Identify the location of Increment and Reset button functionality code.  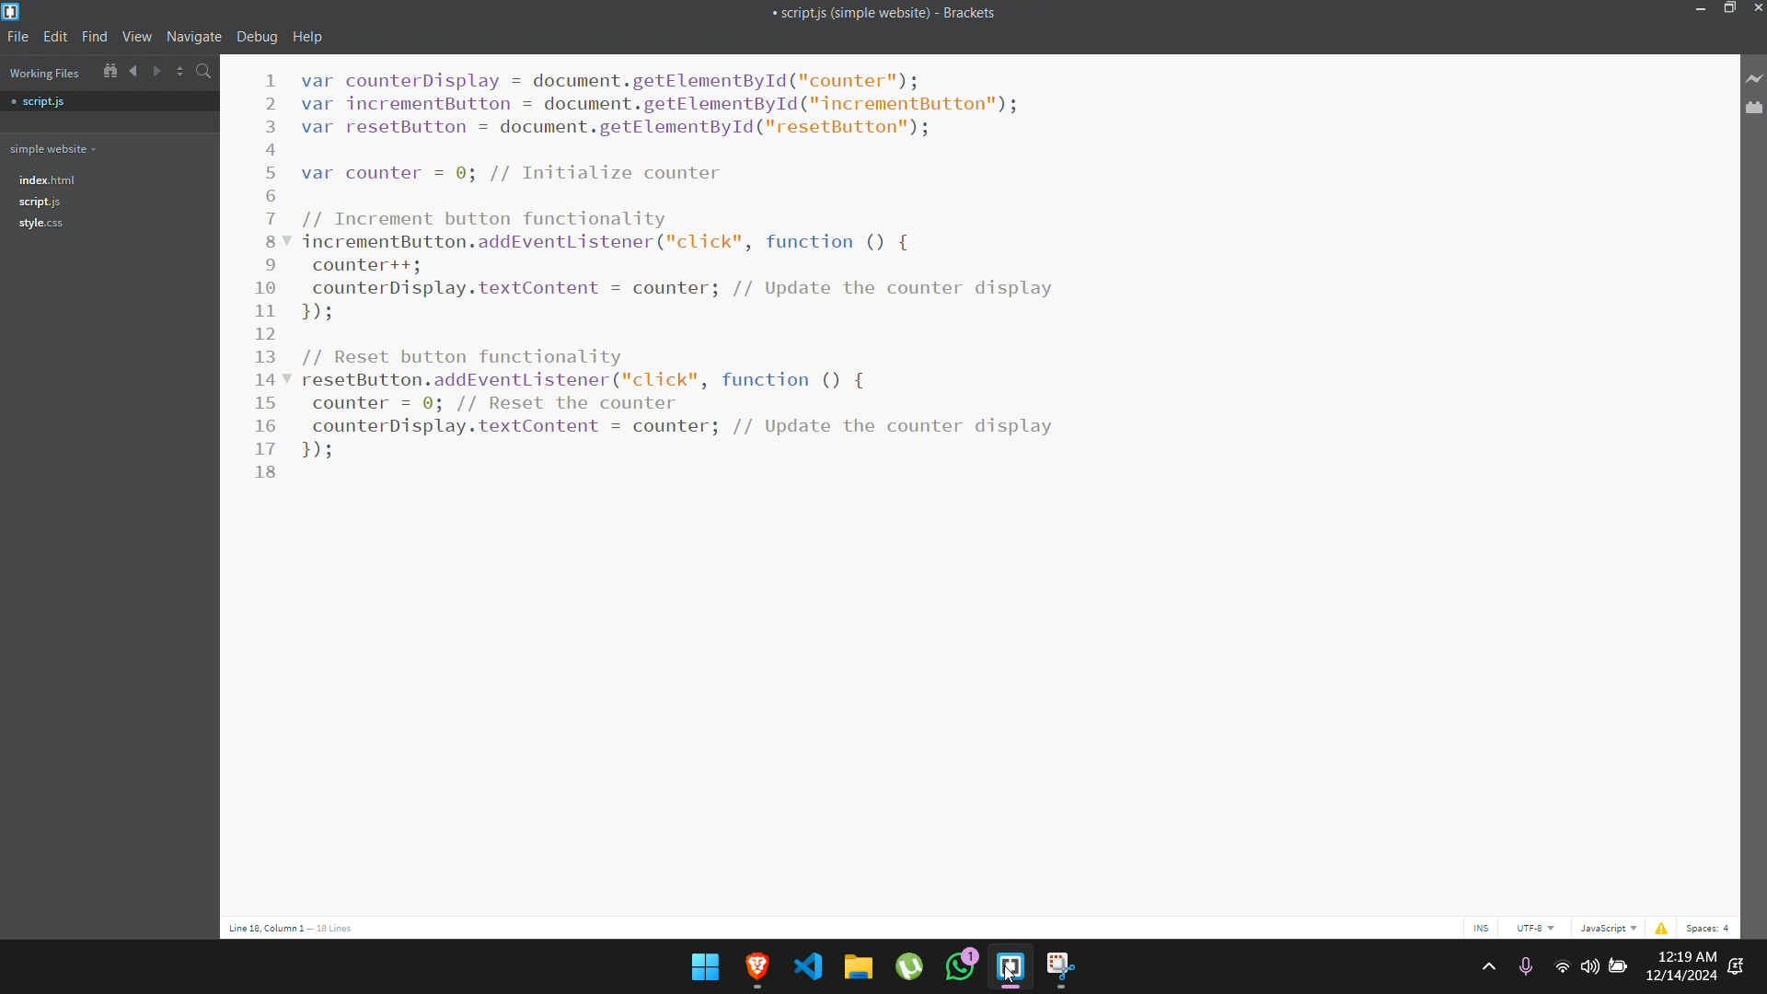
(722, 267).